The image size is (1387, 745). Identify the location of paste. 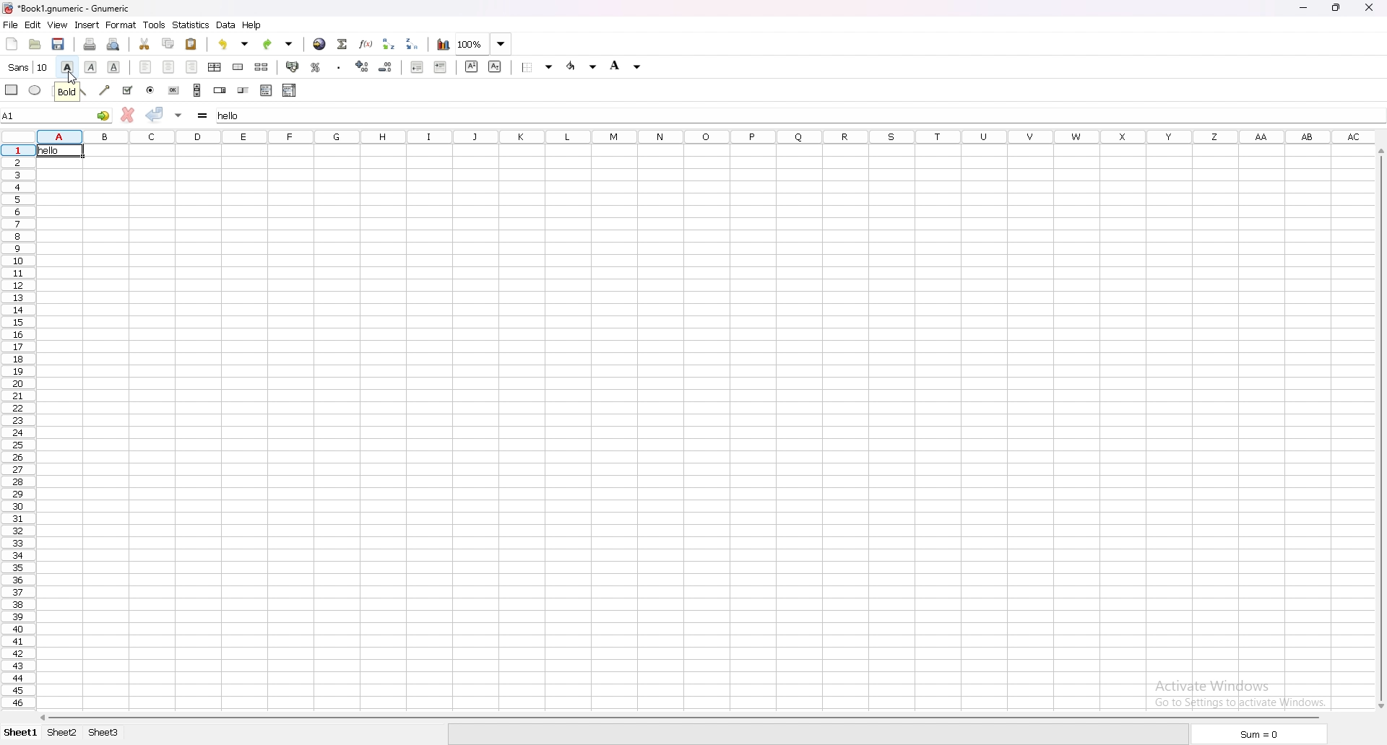
(191, 45).